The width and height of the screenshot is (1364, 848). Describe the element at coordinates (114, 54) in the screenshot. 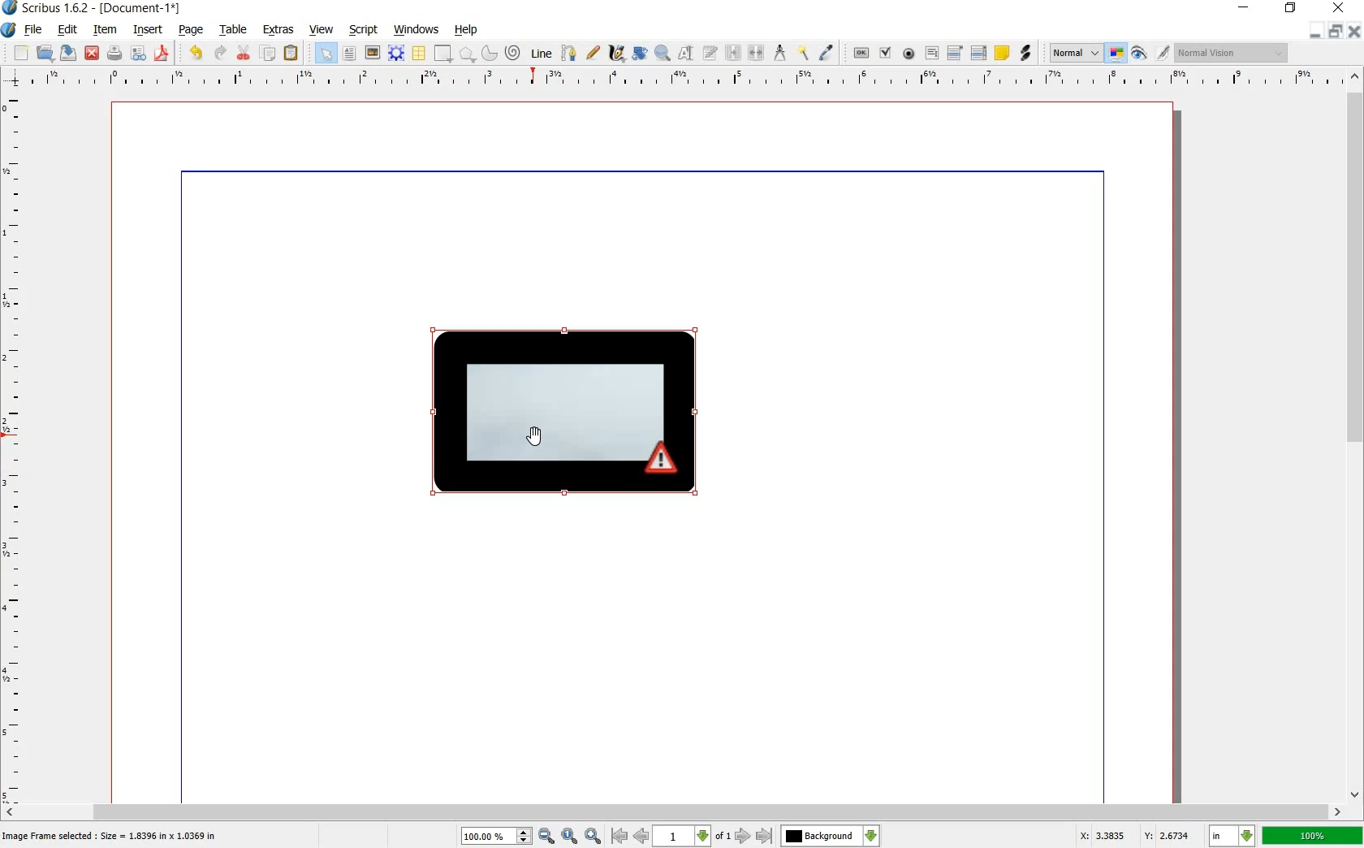

I see `print` at that location.